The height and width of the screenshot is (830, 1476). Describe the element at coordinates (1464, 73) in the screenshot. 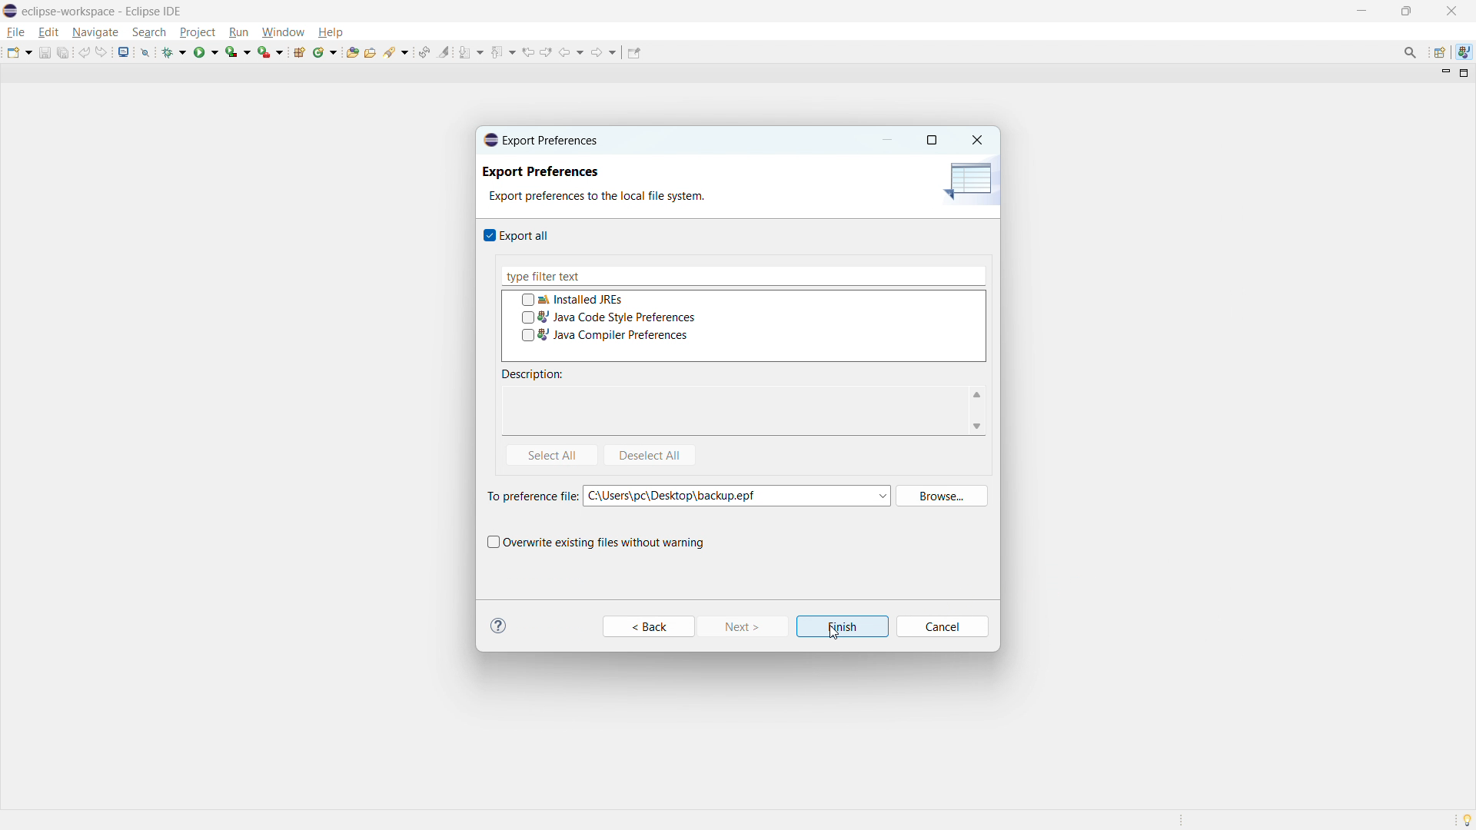

I see `maximize view` at that location.